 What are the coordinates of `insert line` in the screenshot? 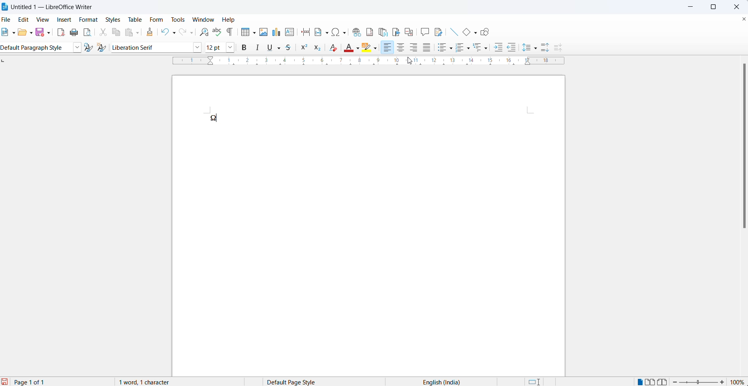 It's located at (453, 32).